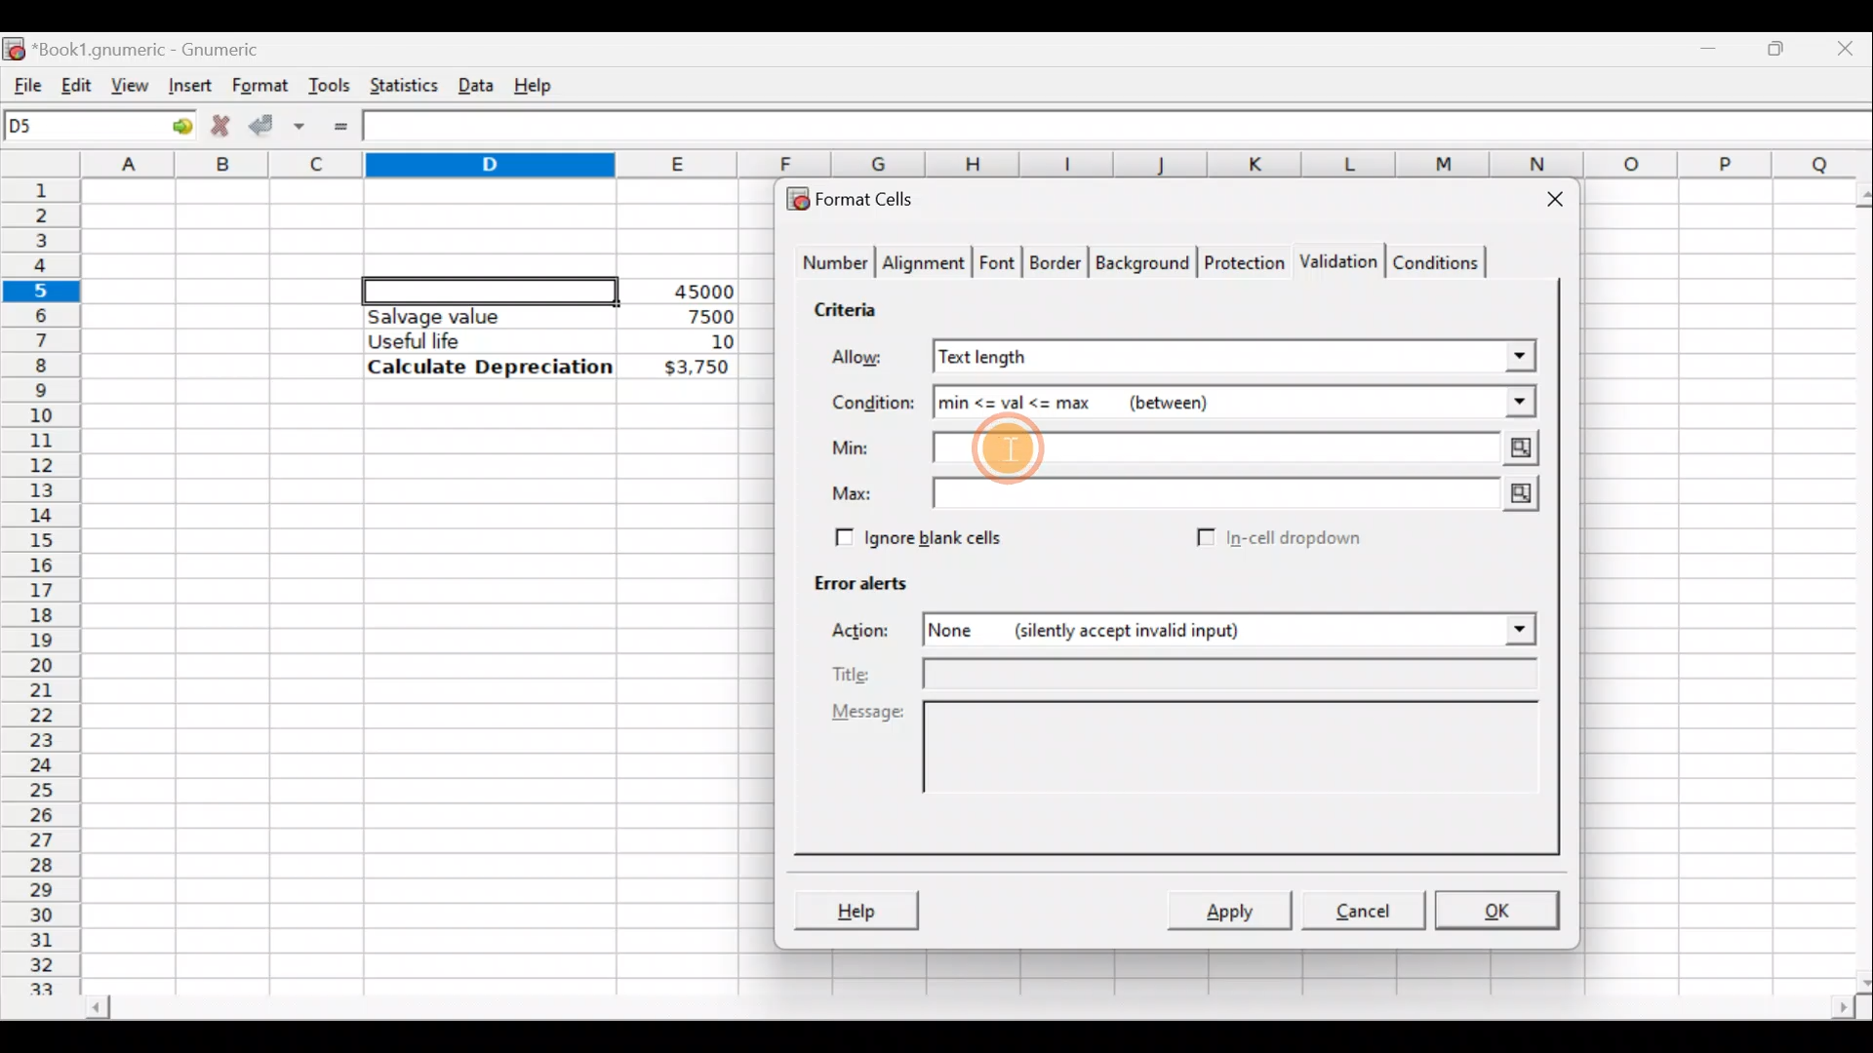 This screenshot has width=1873, height=1053. What do you see at coordinates (851, 579) in the screenshot?
I see `Error alerts` at bounding box center [851, 579].